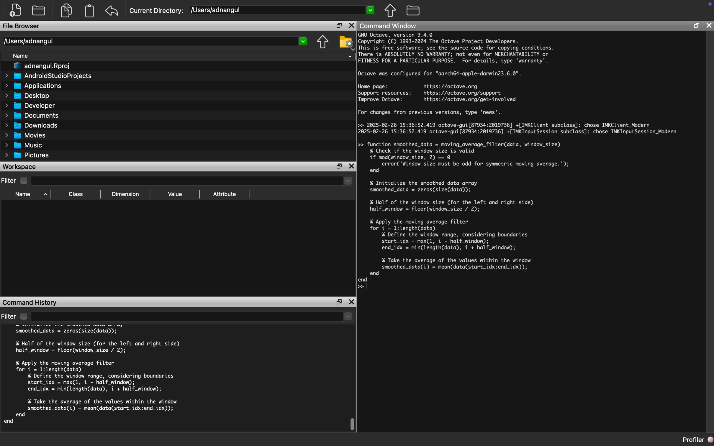 The width and height of the screenshot is (714, 446). I want to click on Desktop, so click(27, 96).